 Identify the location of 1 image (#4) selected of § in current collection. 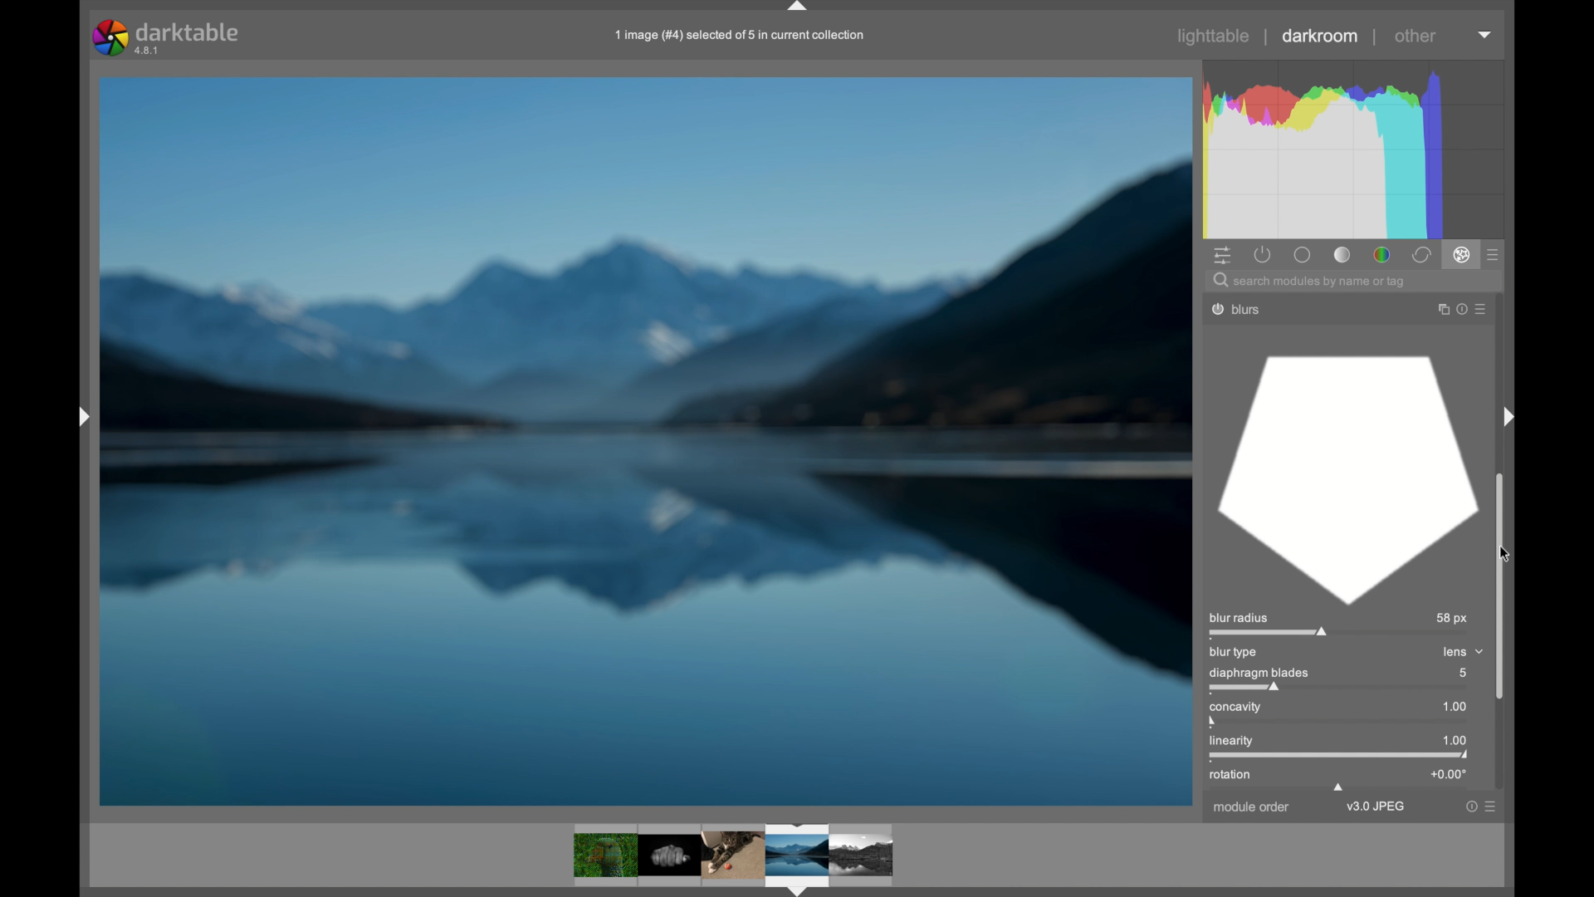
(739, 35).